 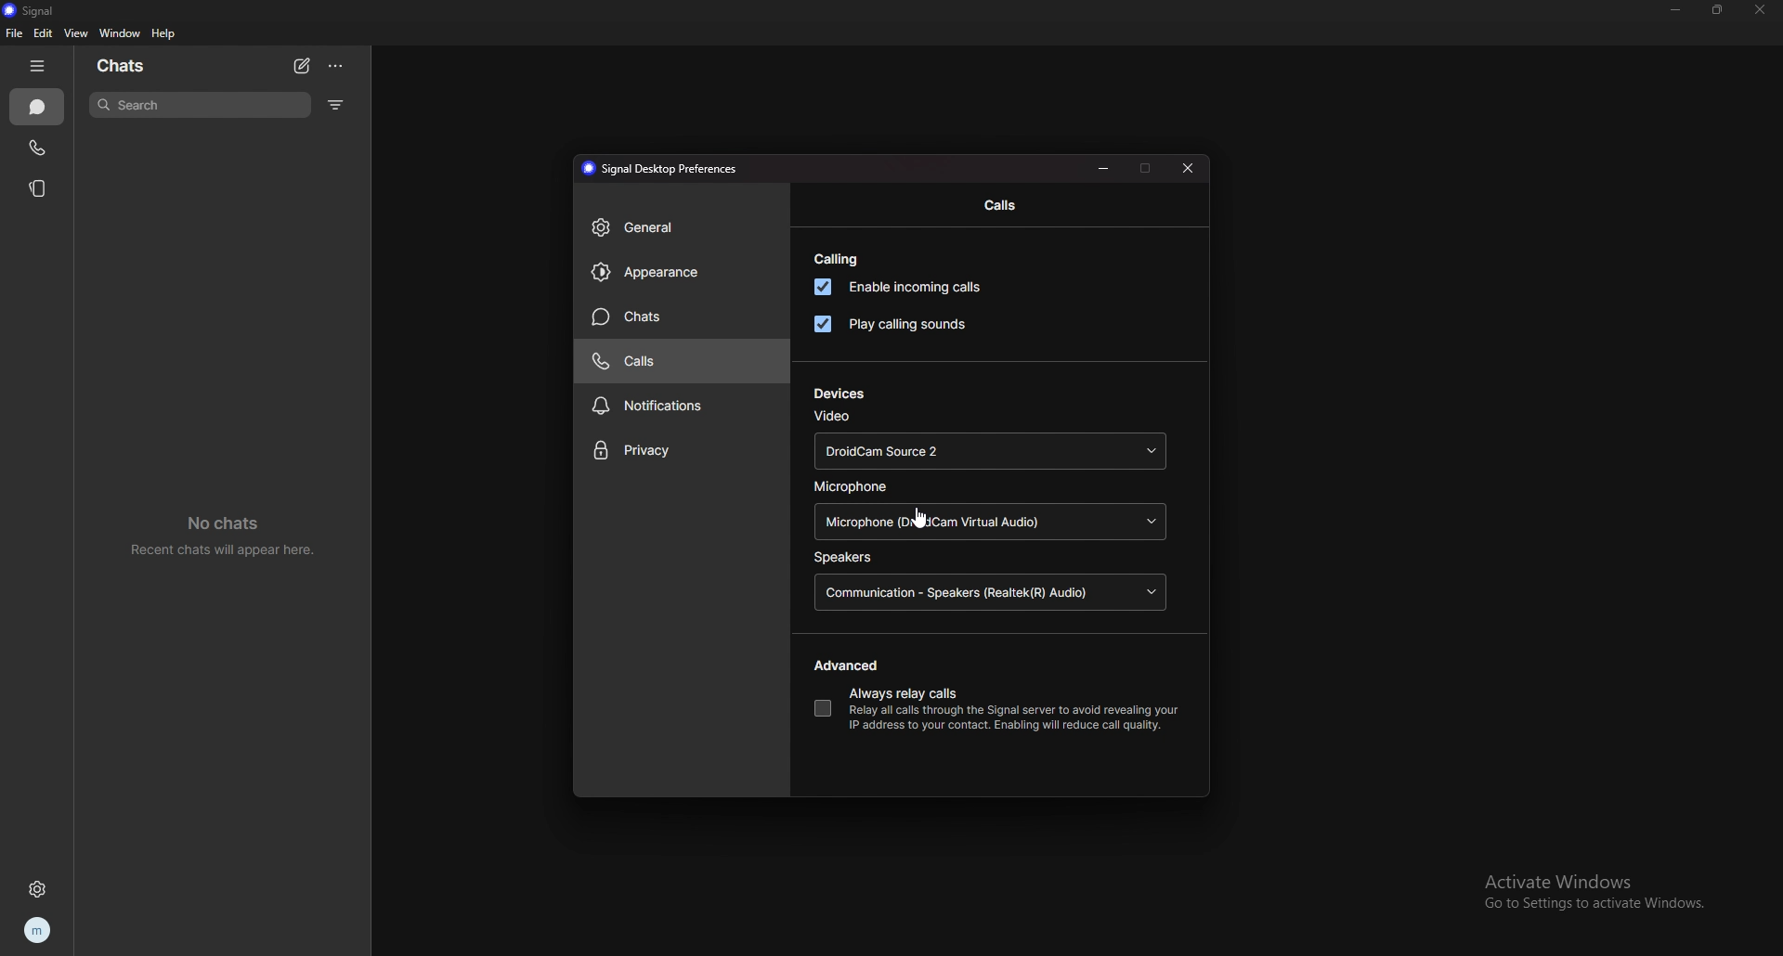 I want to click on edit, so click(x=43, y=34).